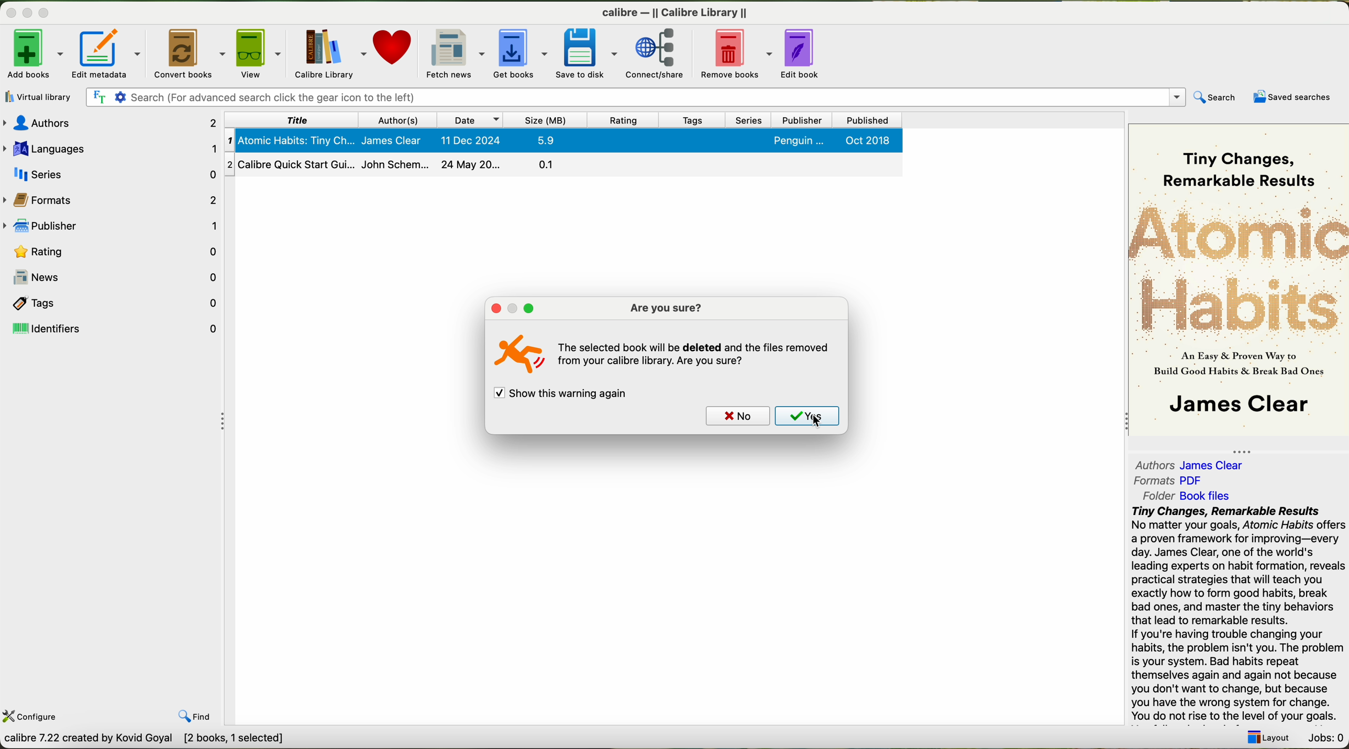  What do you see at coordinates (531, 310) in the screenshot?
I see `maximize popup` at bounding box center [531, 310].